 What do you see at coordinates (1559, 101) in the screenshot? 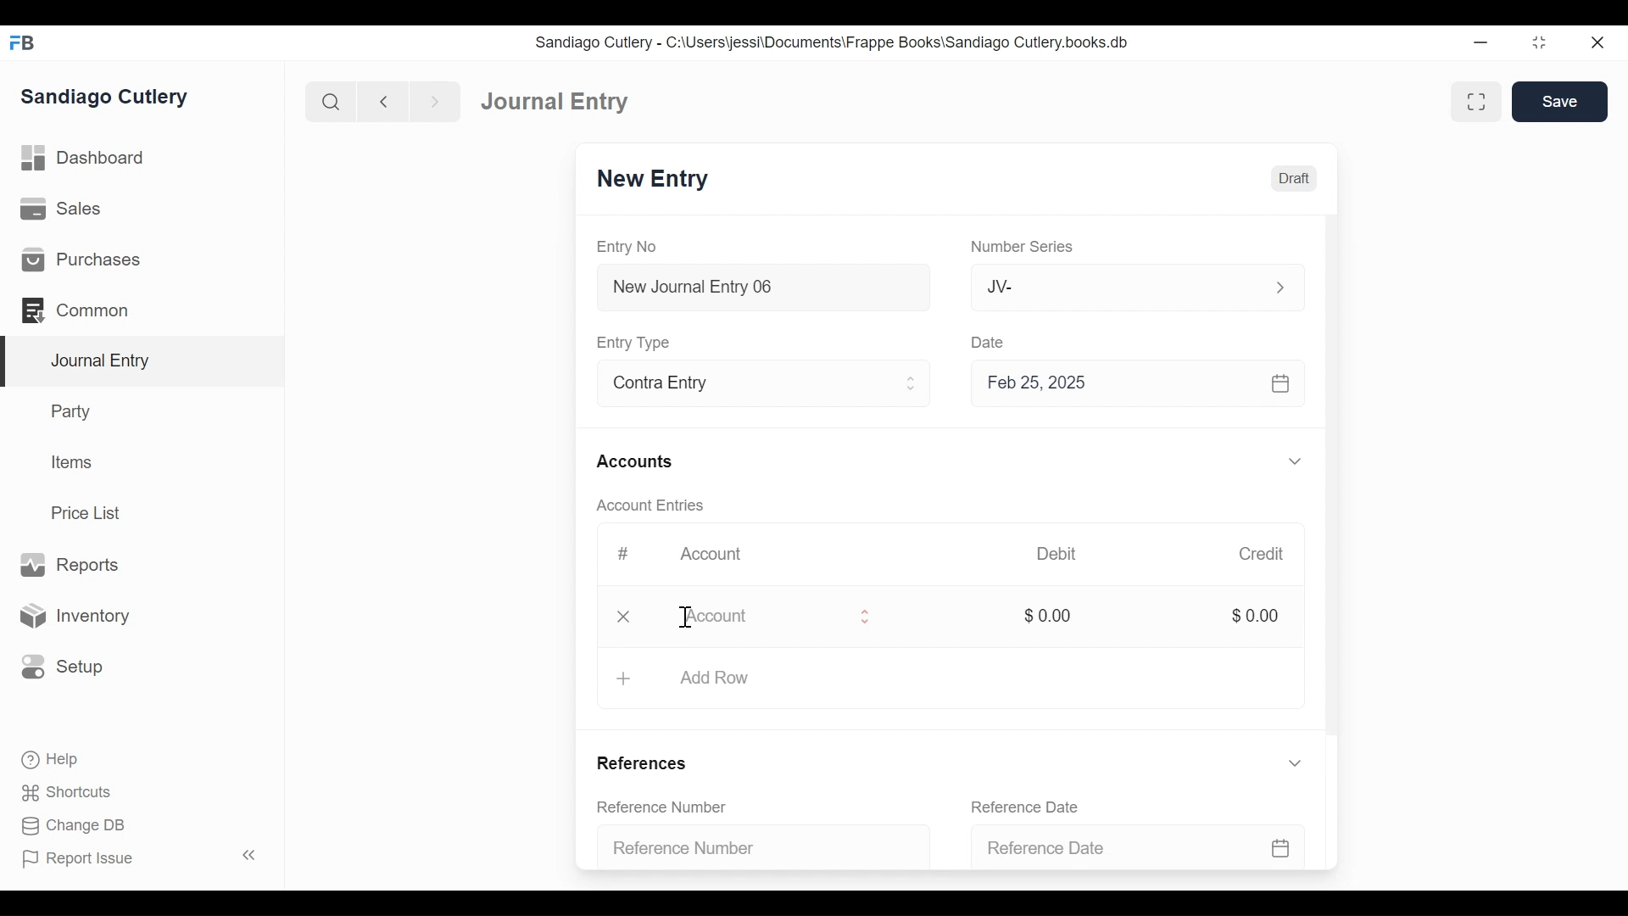
I see `Save` at bounding box center [1559, 101].